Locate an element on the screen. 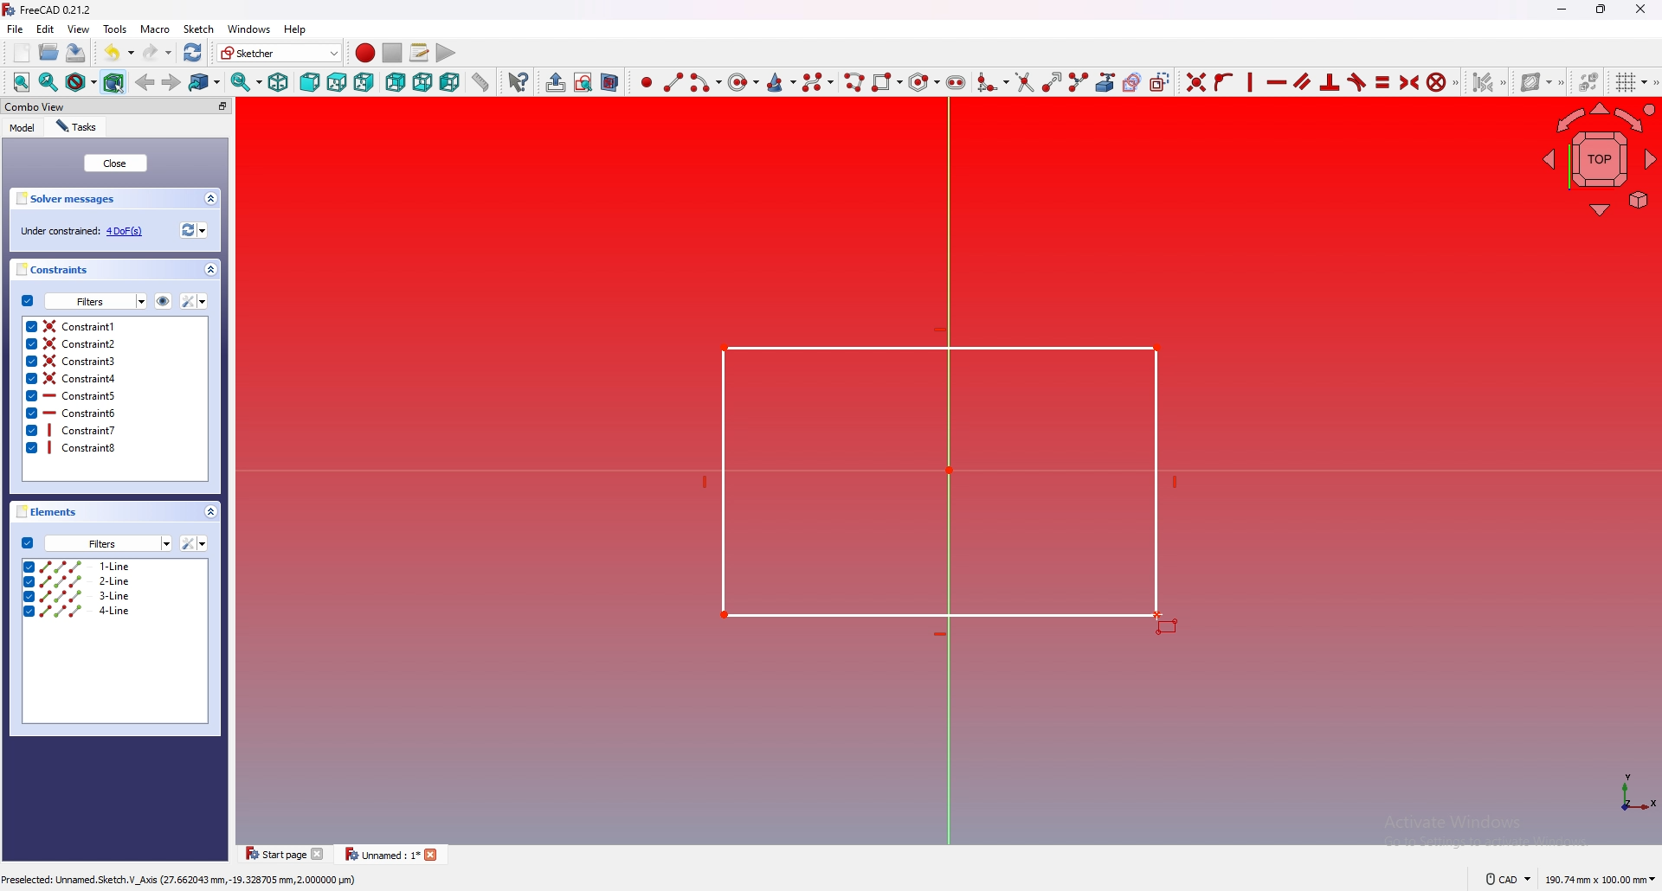  close is located at coordinates (116, 163).